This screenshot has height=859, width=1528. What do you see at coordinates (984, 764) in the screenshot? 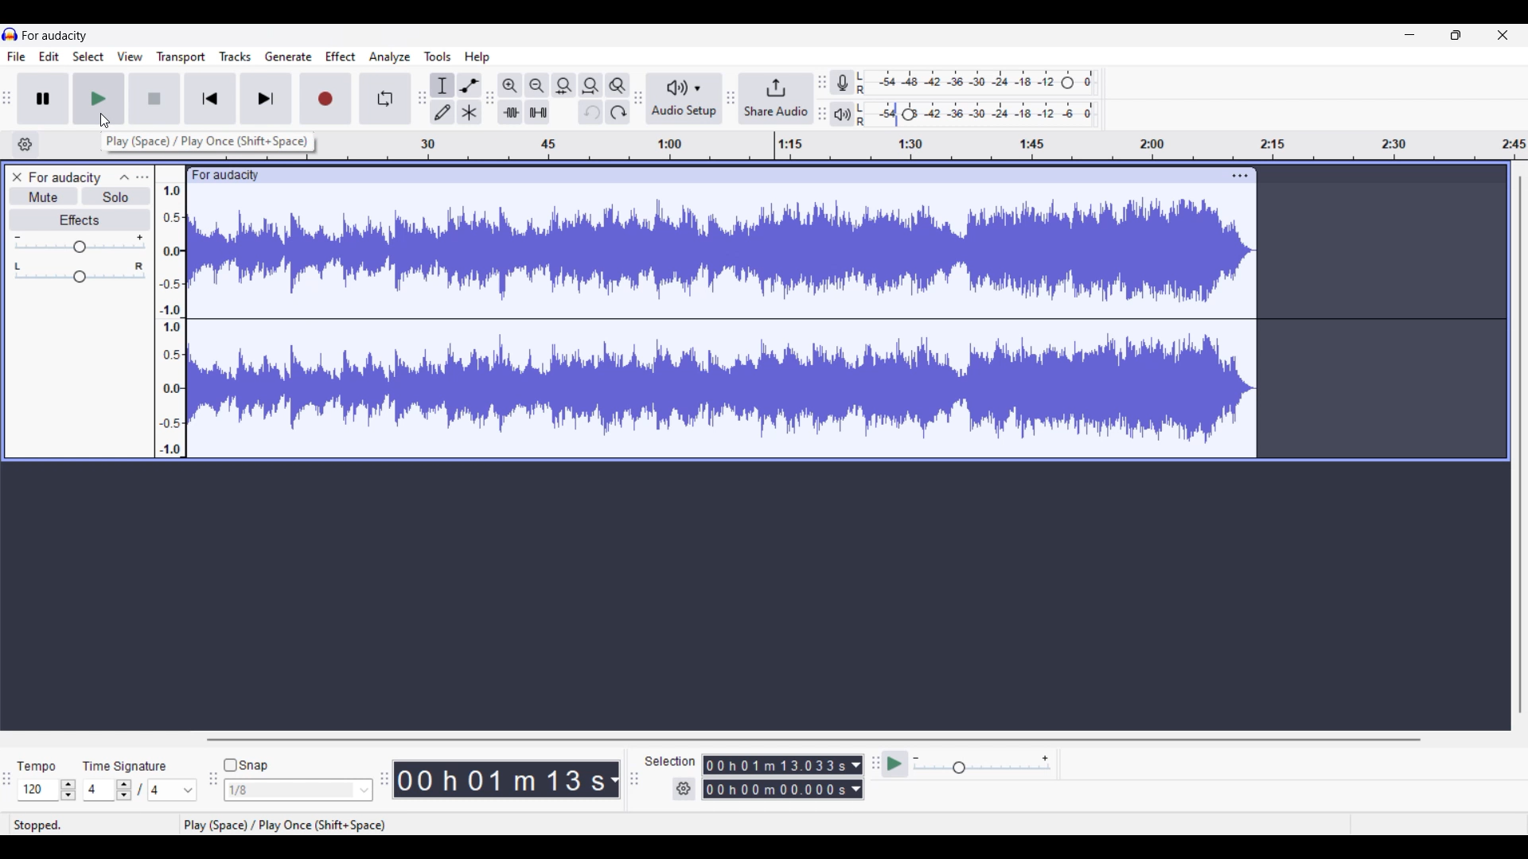
I see `Playback speed settings` at bounding box center [984, 764].